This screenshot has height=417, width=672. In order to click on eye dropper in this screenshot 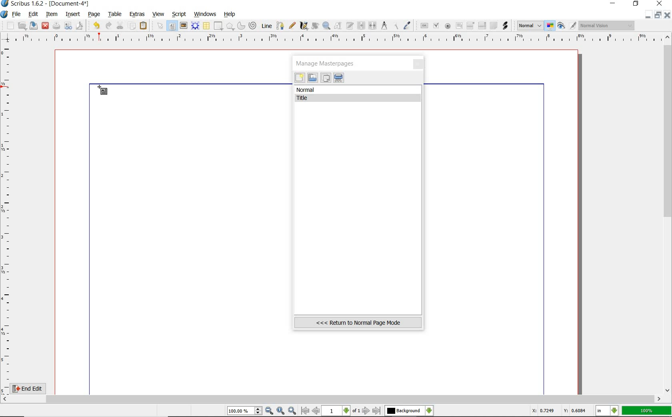, I will do `click(408, 26)`.